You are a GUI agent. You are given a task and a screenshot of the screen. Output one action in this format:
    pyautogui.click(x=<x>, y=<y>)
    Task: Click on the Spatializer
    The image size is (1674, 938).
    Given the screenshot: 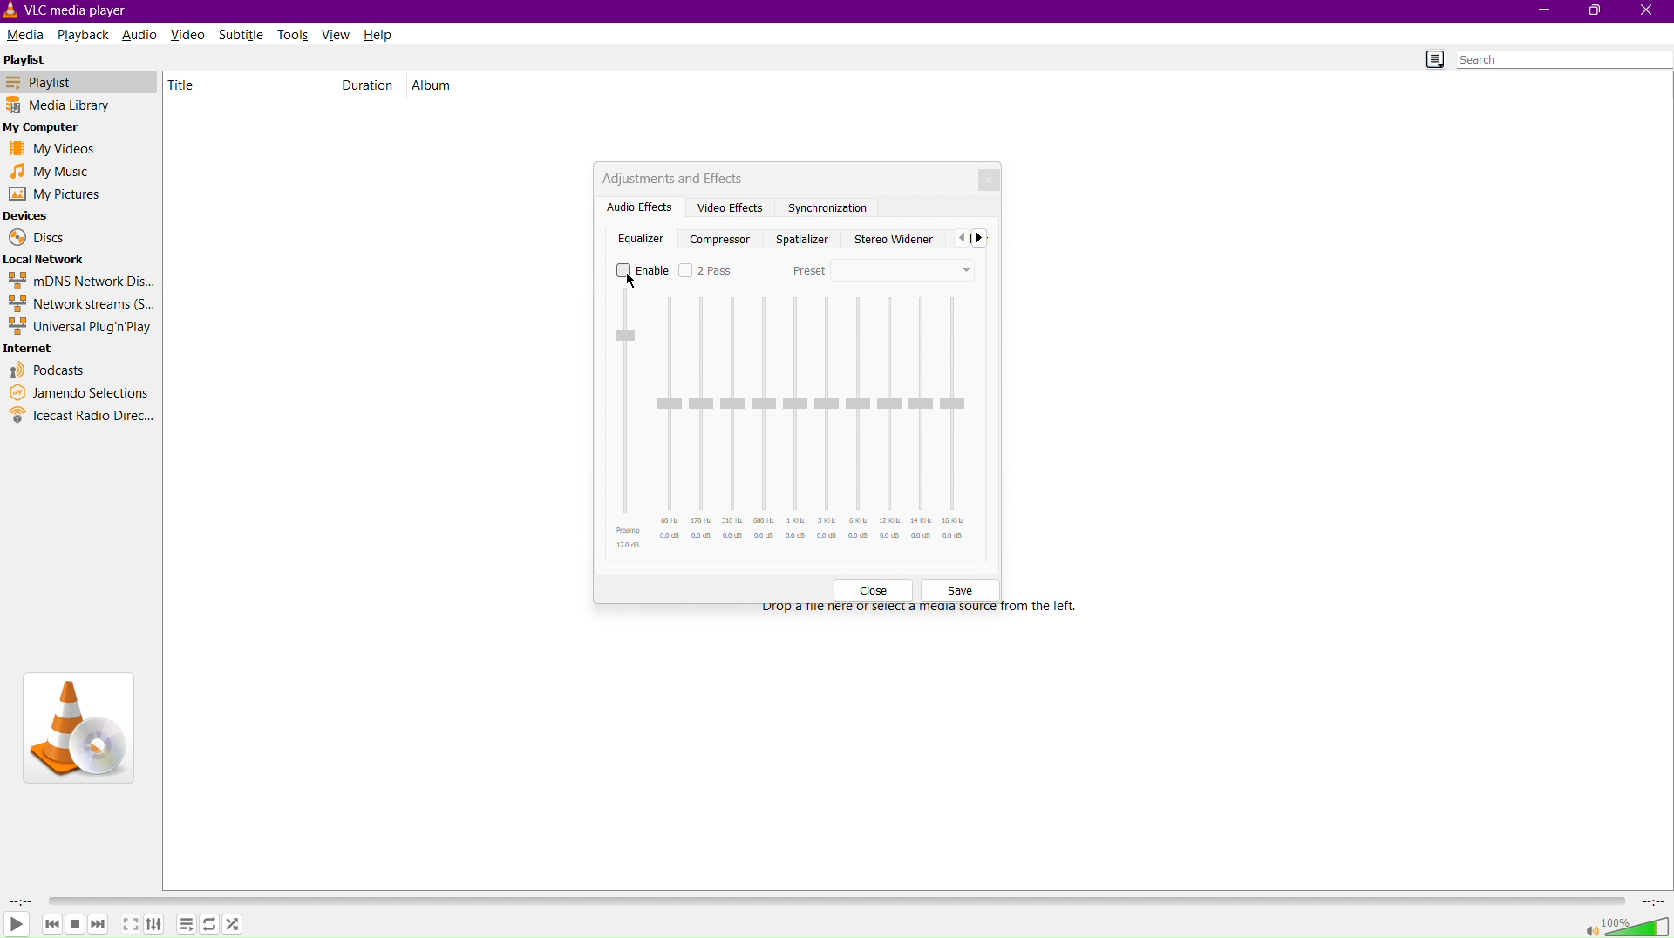 What is the action you would take?
    pyautogui.click(x=802, y=238)
    